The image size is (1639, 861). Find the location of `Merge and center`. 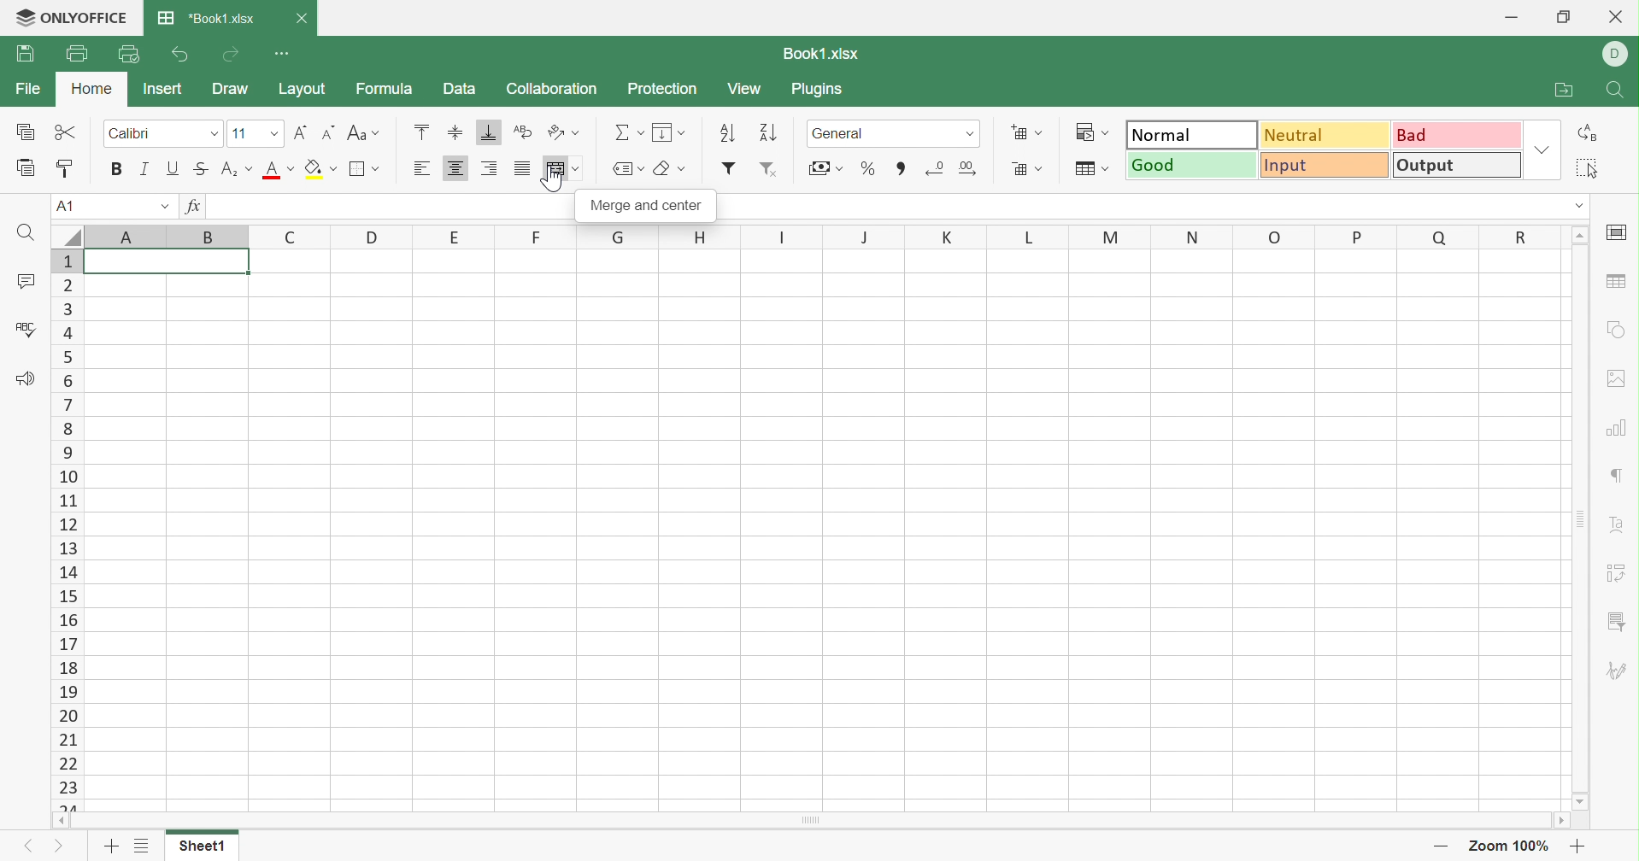

Merge and center is located at coordinates (567, 168).